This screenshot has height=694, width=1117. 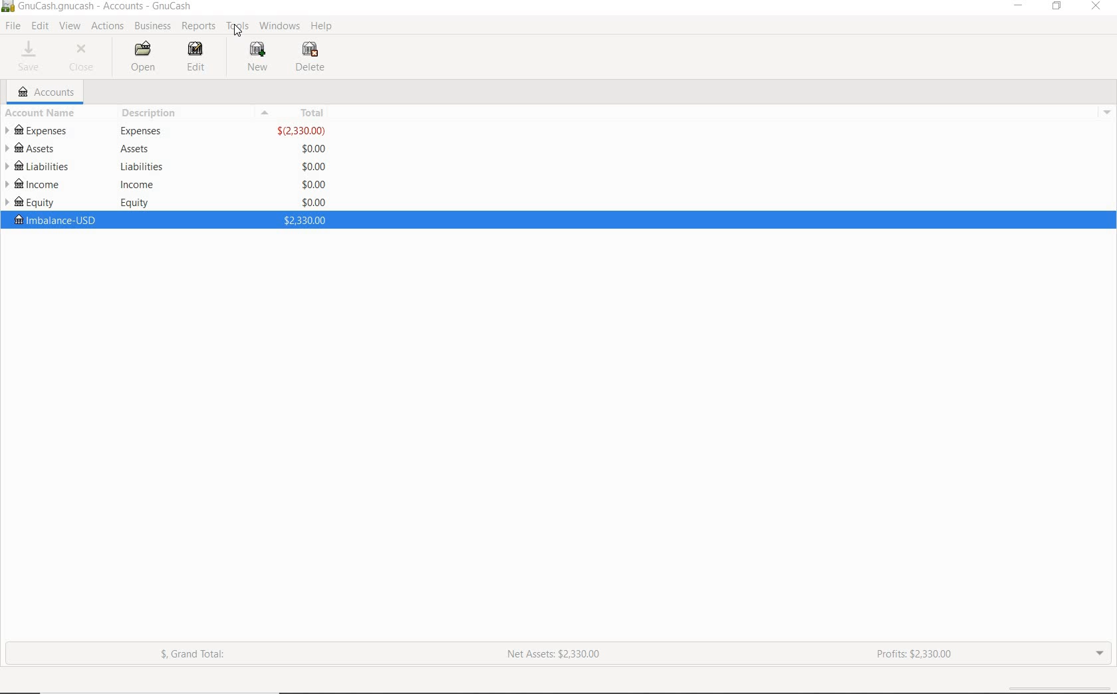 I want to click on ASSETS, so click(x=164, y=148).